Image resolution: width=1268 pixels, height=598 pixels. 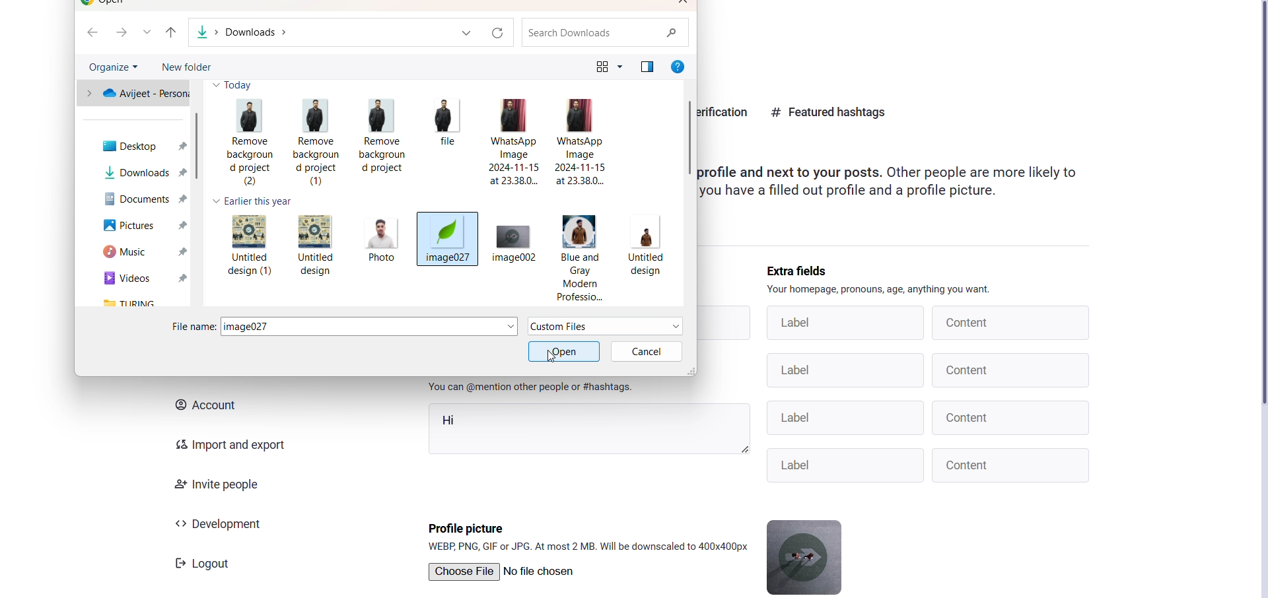 I want to click on Remove background project (1), so click(x=316, y=144).